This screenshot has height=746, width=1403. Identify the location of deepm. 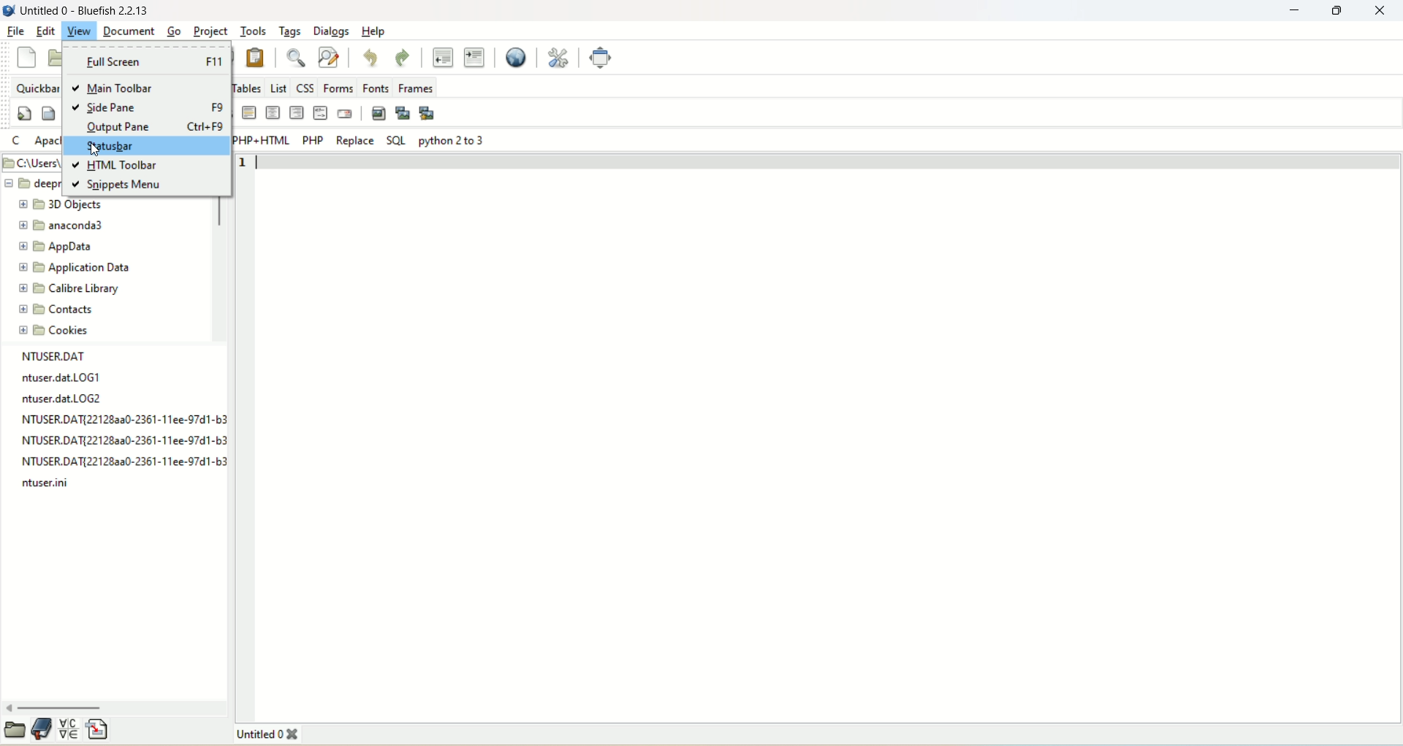
(32, 185).